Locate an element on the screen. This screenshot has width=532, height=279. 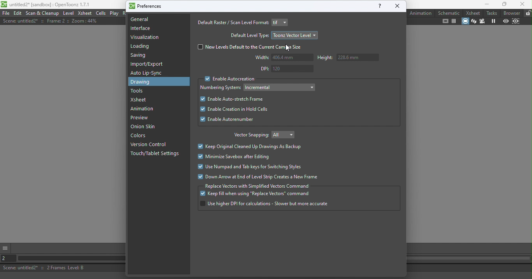
Numbering system is located at coordinates (221, 88).